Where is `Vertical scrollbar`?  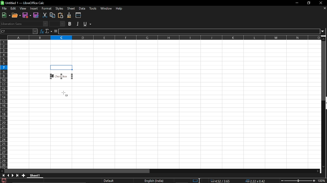 Vertical scrollbar is located at coordinates (324, 71).